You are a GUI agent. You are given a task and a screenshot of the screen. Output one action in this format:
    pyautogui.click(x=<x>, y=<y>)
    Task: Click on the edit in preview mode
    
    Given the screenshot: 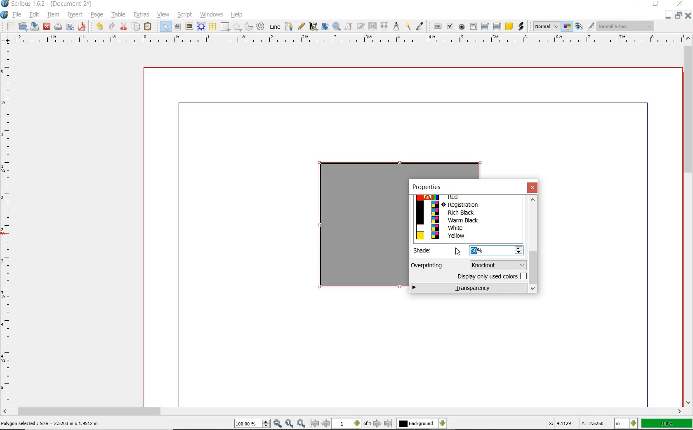 What is the action you would take?
    pyautogui.click(x=590, y=26)
    